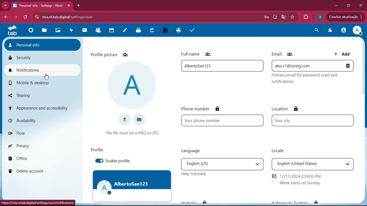  I want to click on gift, so click(164, 31).